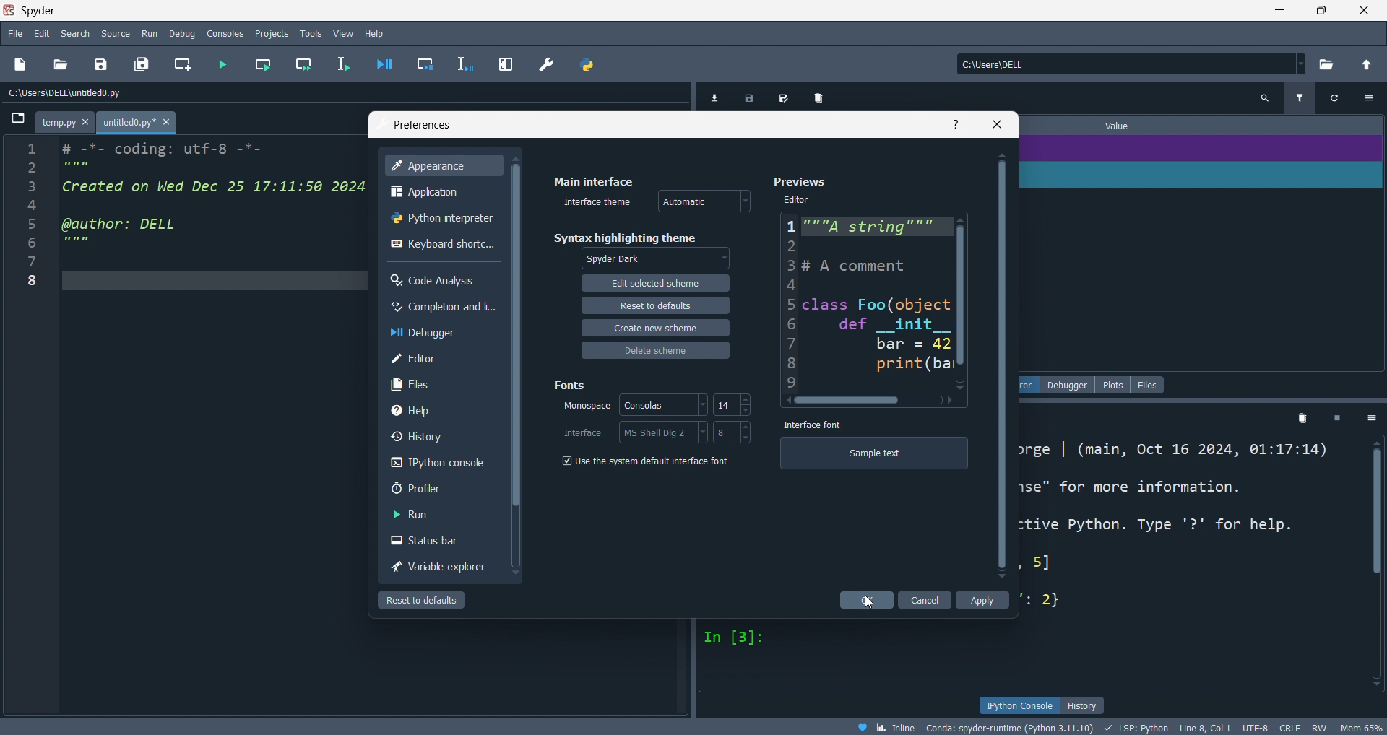  What do you see at coordinates (1326, 64) in the screenshot?
I see `select directory` at bounding box center [1326, 64].